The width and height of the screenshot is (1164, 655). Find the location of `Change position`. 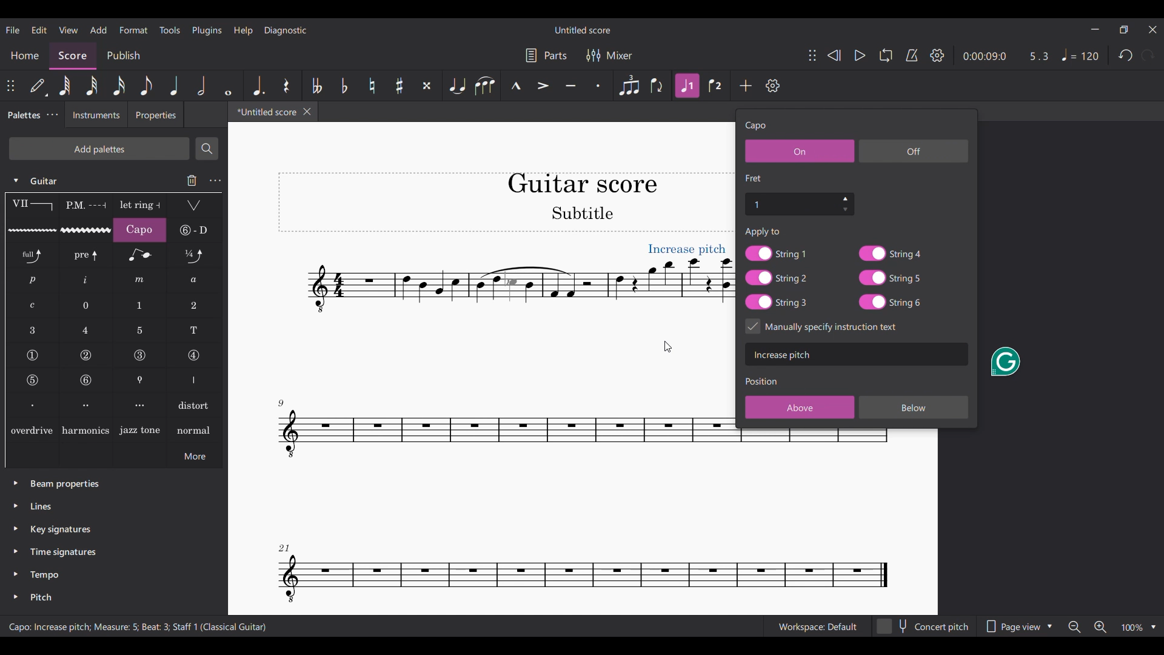

Change position is located at coordinates (812, 55).